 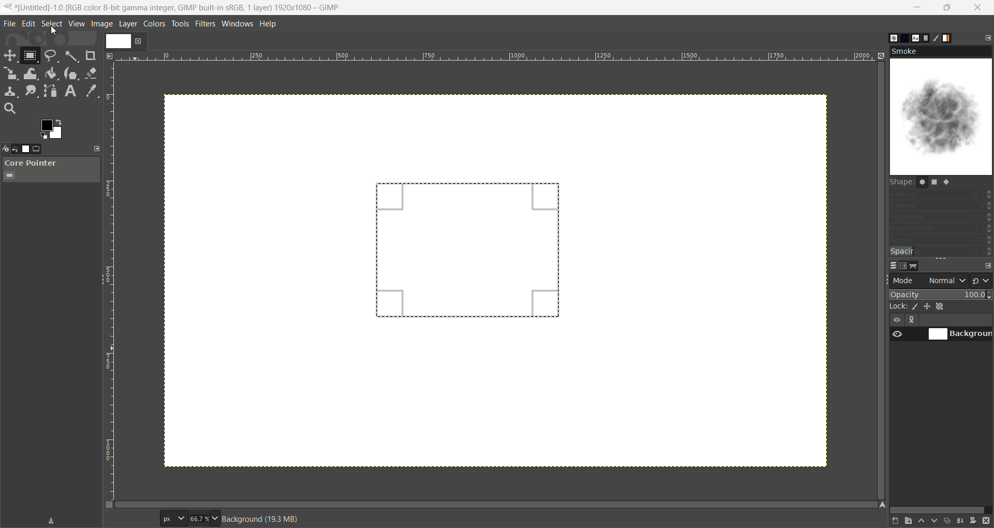 I want to click on free select tool, so click(x=52, y=56).